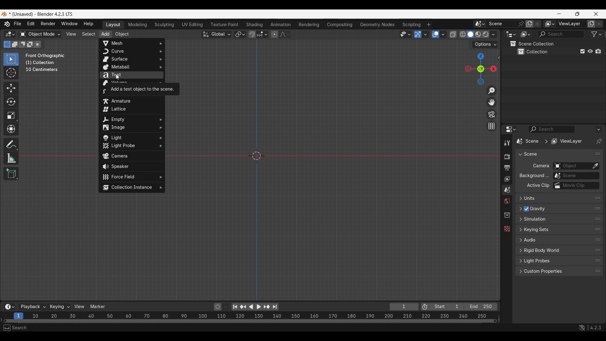  Describe the element at coordinates (103, 91) in the screenshot. I see `Grease Pencil options` at that location.